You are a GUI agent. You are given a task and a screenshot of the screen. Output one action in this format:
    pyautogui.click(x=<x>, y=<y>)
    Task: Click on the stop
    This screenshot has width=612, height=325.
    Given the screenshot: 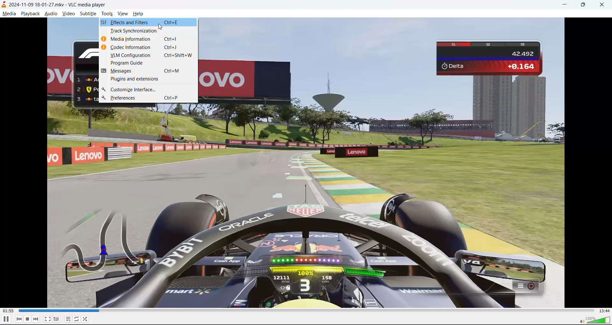 What is the action you would take?
    pyautogui.click(x=28, y=319)
    